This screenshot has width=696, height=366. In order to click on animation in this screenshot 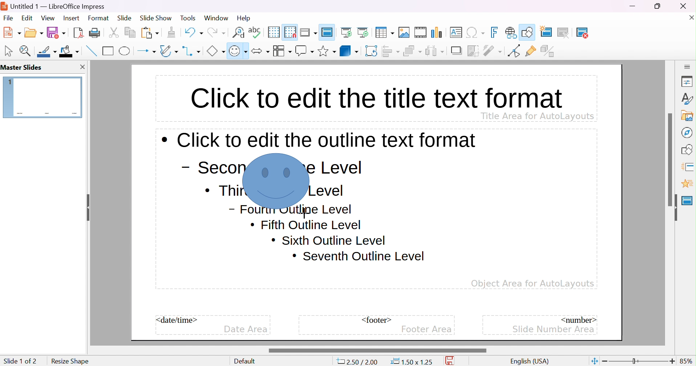, I will do `click(687, 184)`.